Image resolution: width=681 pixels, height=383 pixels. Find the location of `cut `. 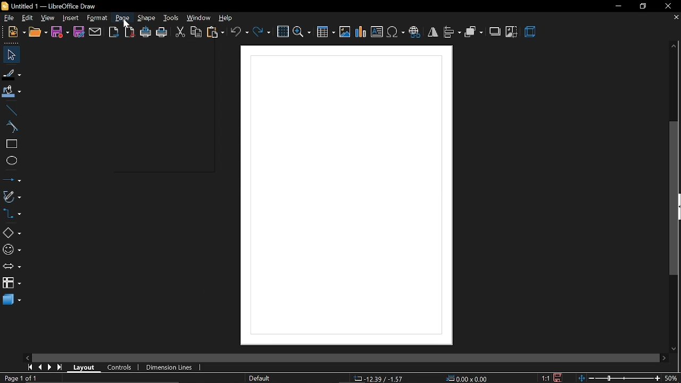

cut  is located at coordinates (179, 32).